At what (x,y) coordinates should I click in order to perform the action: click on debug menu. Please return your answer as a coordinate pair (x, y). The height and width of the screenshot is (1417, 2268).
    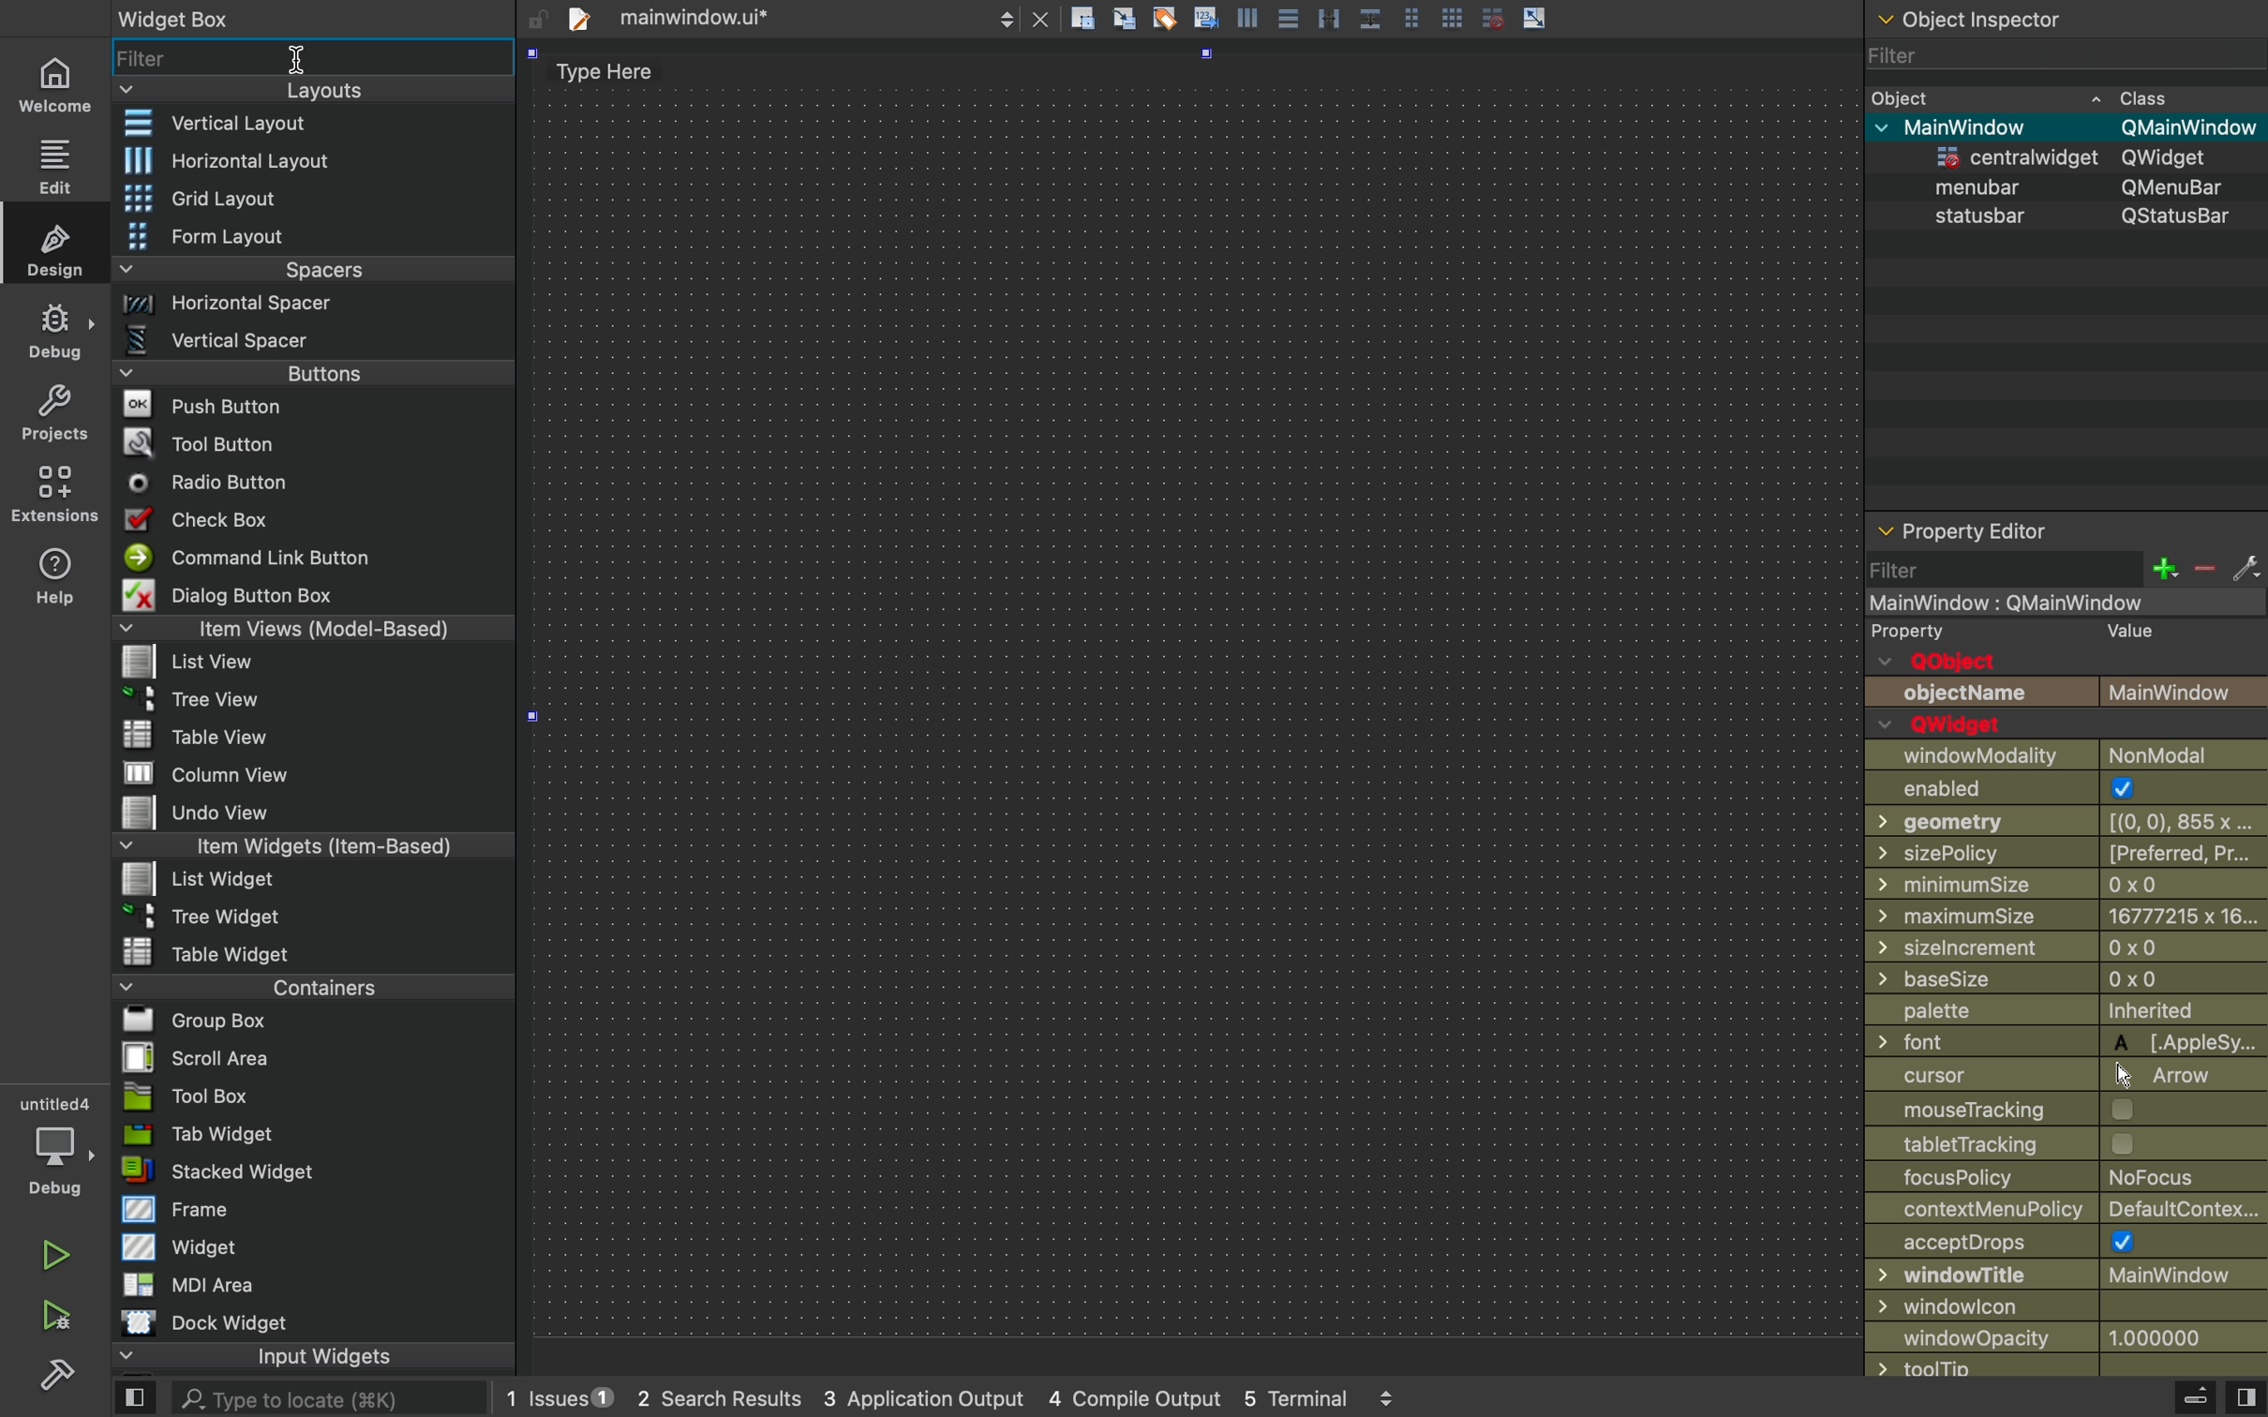
    Looking at the image, I should click on (2173, 1398).